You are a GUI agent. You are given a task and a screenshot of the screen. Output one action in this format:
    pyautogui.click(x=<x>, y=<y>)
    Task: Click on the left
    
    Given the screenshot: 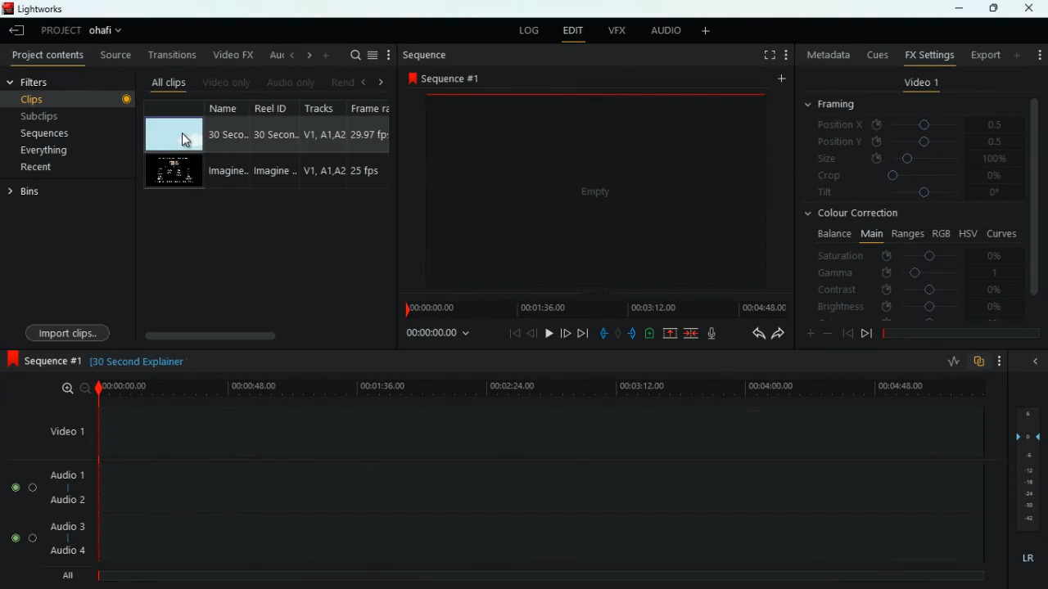 What is the action you would take?
    pyautogui.click(x=290, y=56)
    